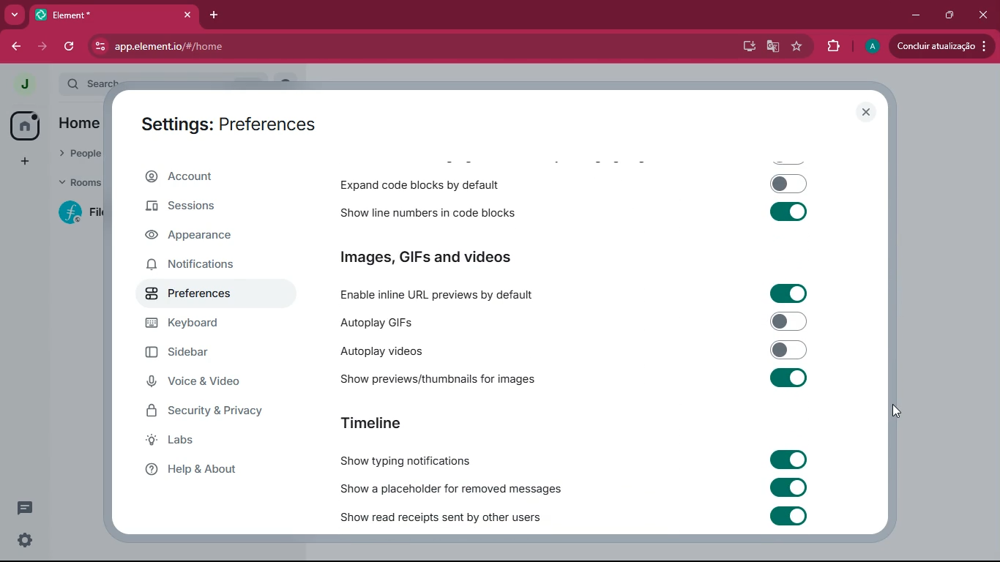  Describe the element at coordinates (203, 325) in the screenshot. I see `keyboard` at that location.